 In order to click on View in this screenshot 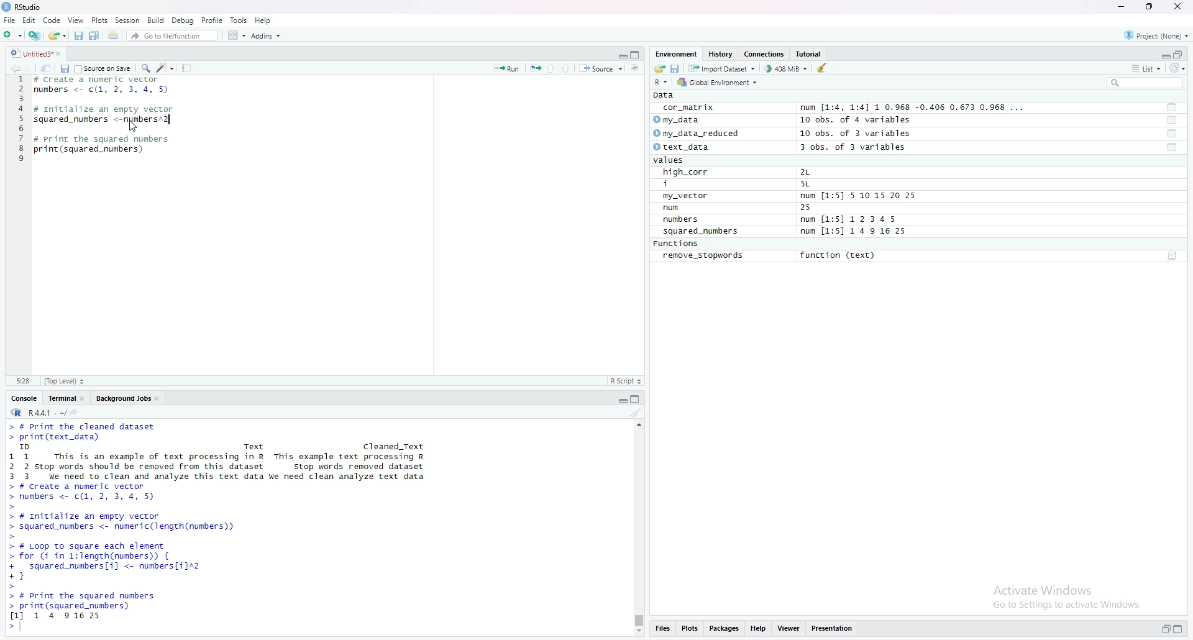, I will do `click(76, 20)`.